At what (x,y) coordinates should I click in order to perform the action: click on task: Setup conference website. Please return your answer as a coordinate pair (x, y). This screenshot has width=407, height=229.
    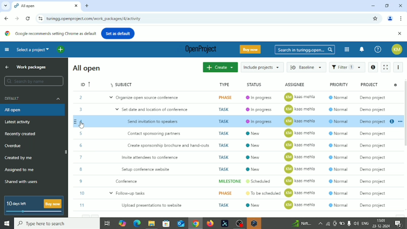
    Looking at the image, I should click on (236, 169).